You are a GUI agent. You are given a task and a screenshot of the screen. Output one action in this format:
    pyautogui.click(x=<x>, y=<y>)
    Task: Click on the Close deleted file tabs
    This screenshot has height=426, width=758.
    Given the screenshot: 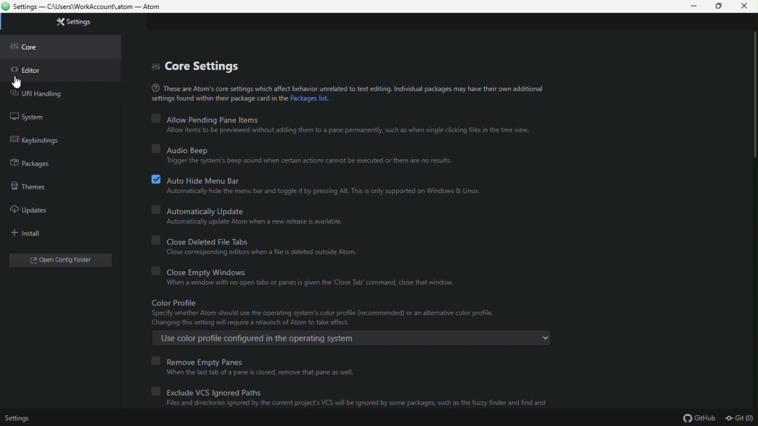 What is the action you would take?
    pyautogui.click(x=269, y=241)
    